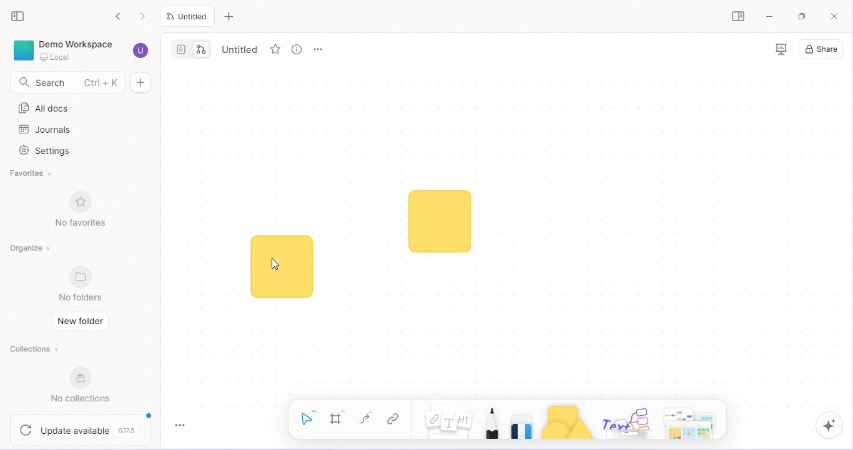  What do you see at coordinates (181, 49) in the screenshot?
I see `page mode` at bounding box center [181, 49].